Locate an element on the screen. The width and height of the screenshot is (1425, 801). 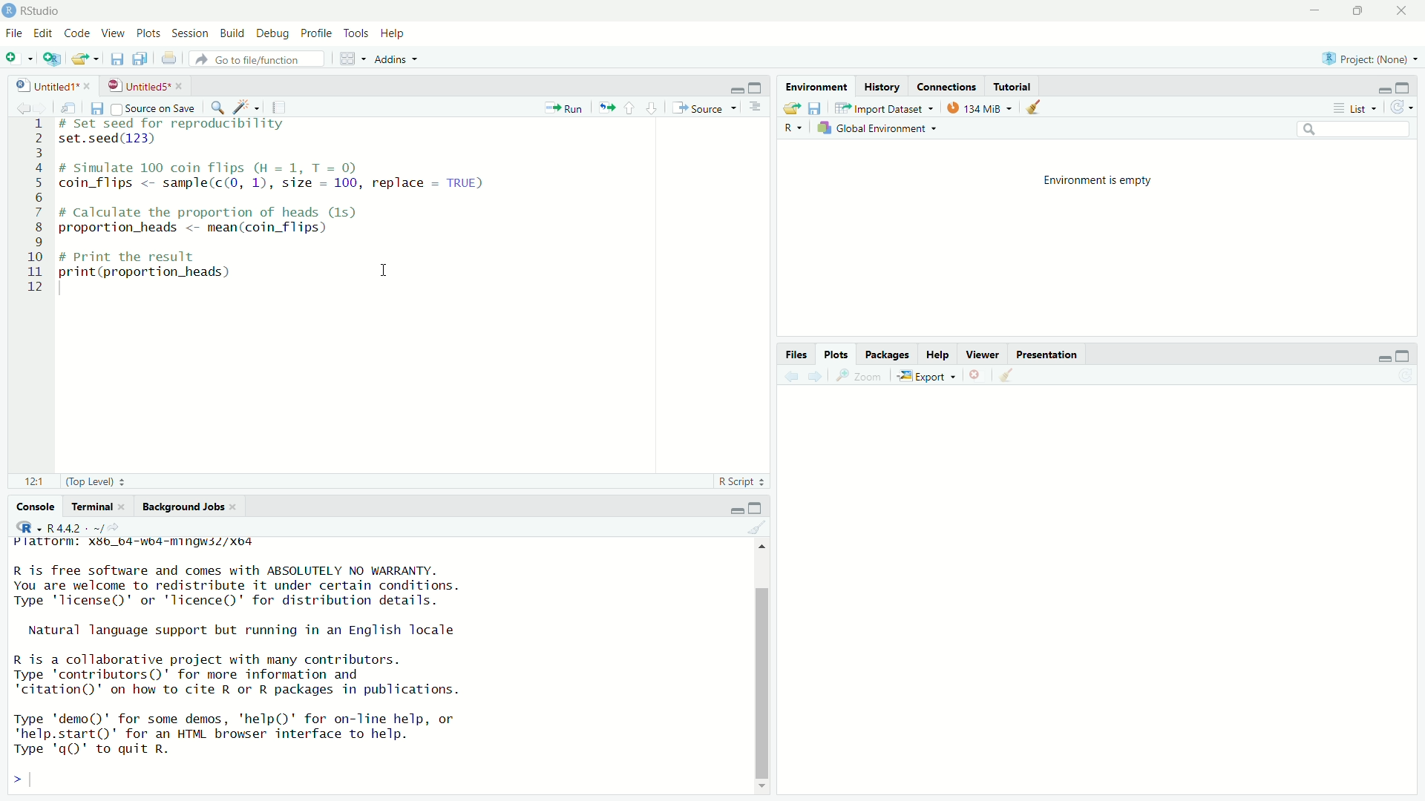
maximize is located at coordinates (759, 87).